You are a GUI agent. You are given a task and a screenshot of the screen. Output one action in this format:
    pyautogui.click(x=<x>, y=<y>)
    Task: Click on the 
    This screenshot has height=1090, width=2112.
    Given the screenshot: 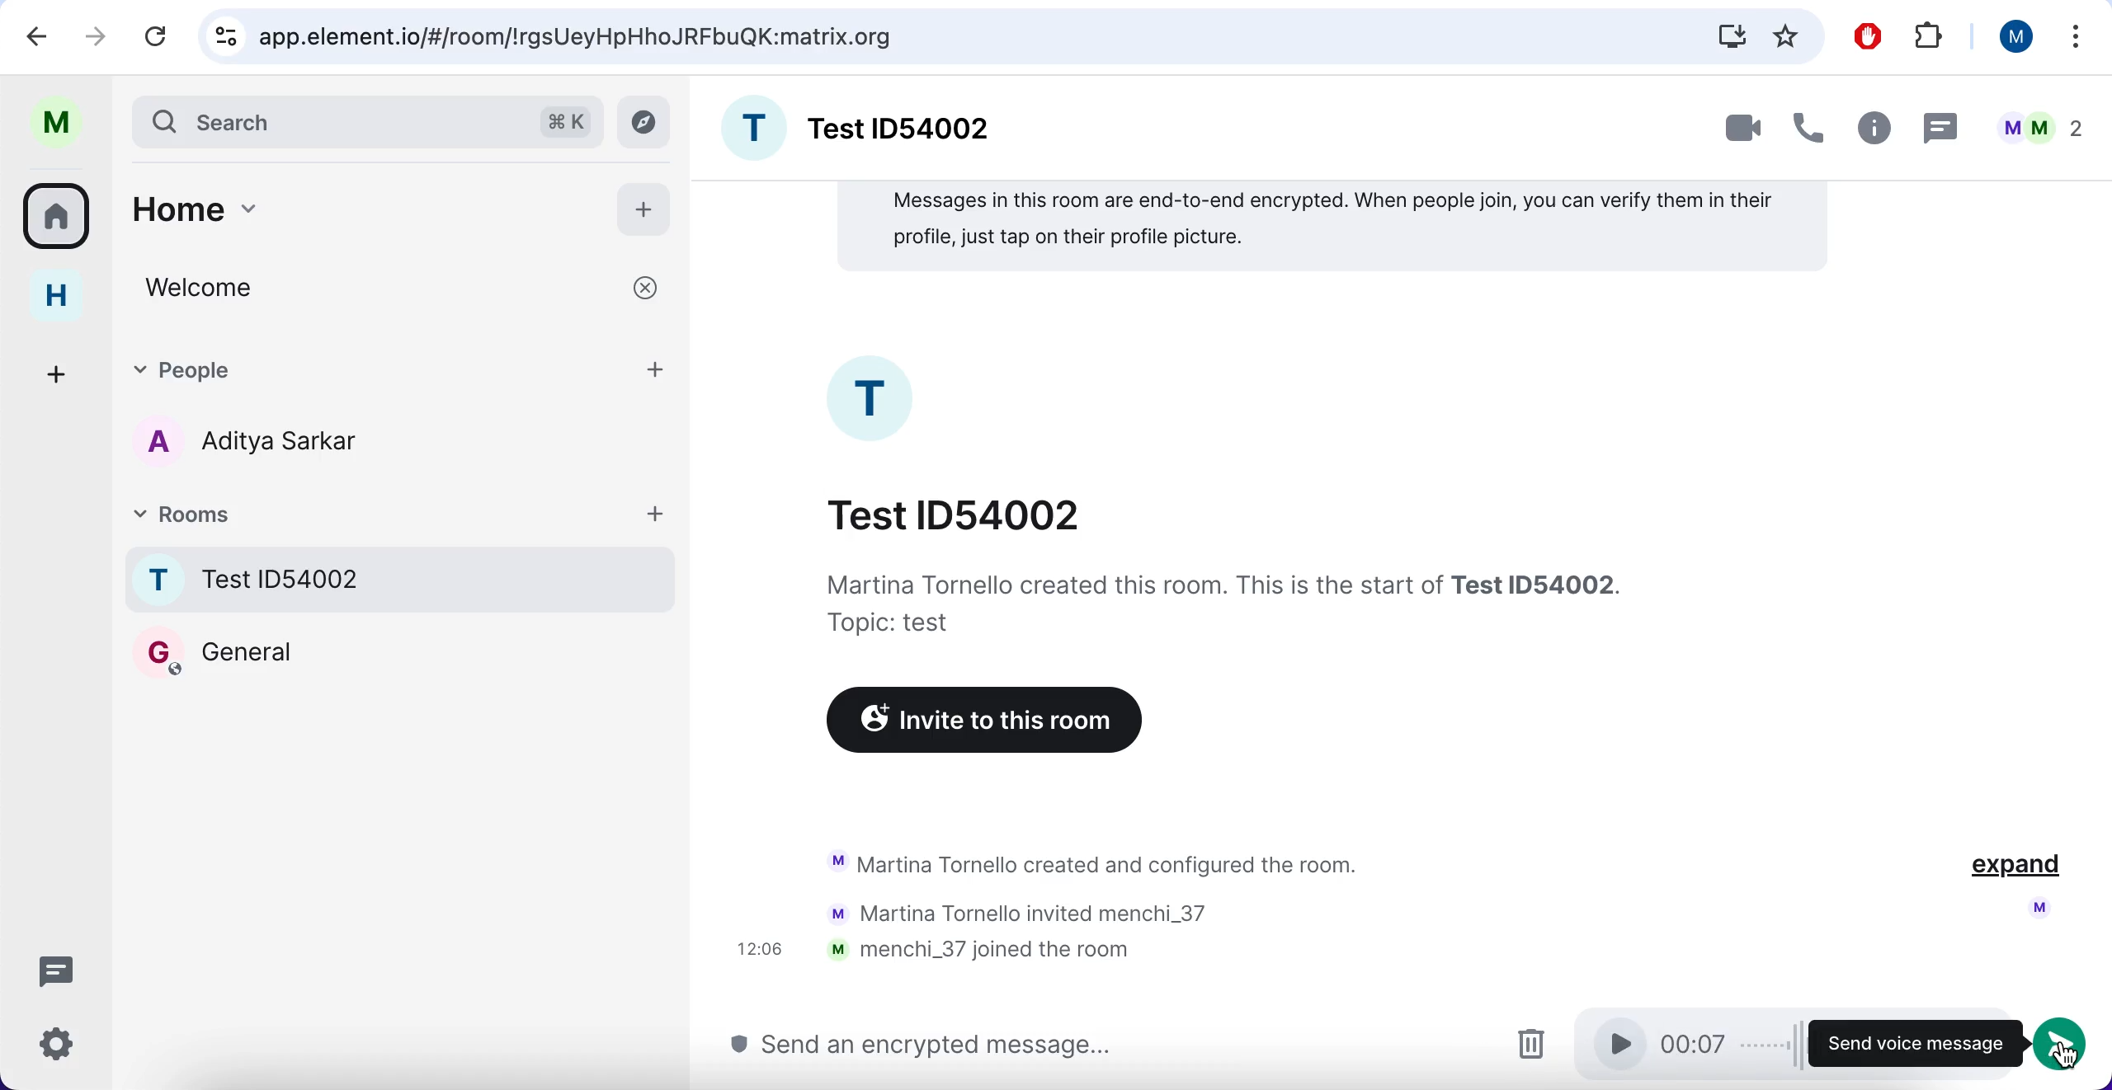 What is the action you would take?
    pyautogui.click(x=1872, y=127)
    